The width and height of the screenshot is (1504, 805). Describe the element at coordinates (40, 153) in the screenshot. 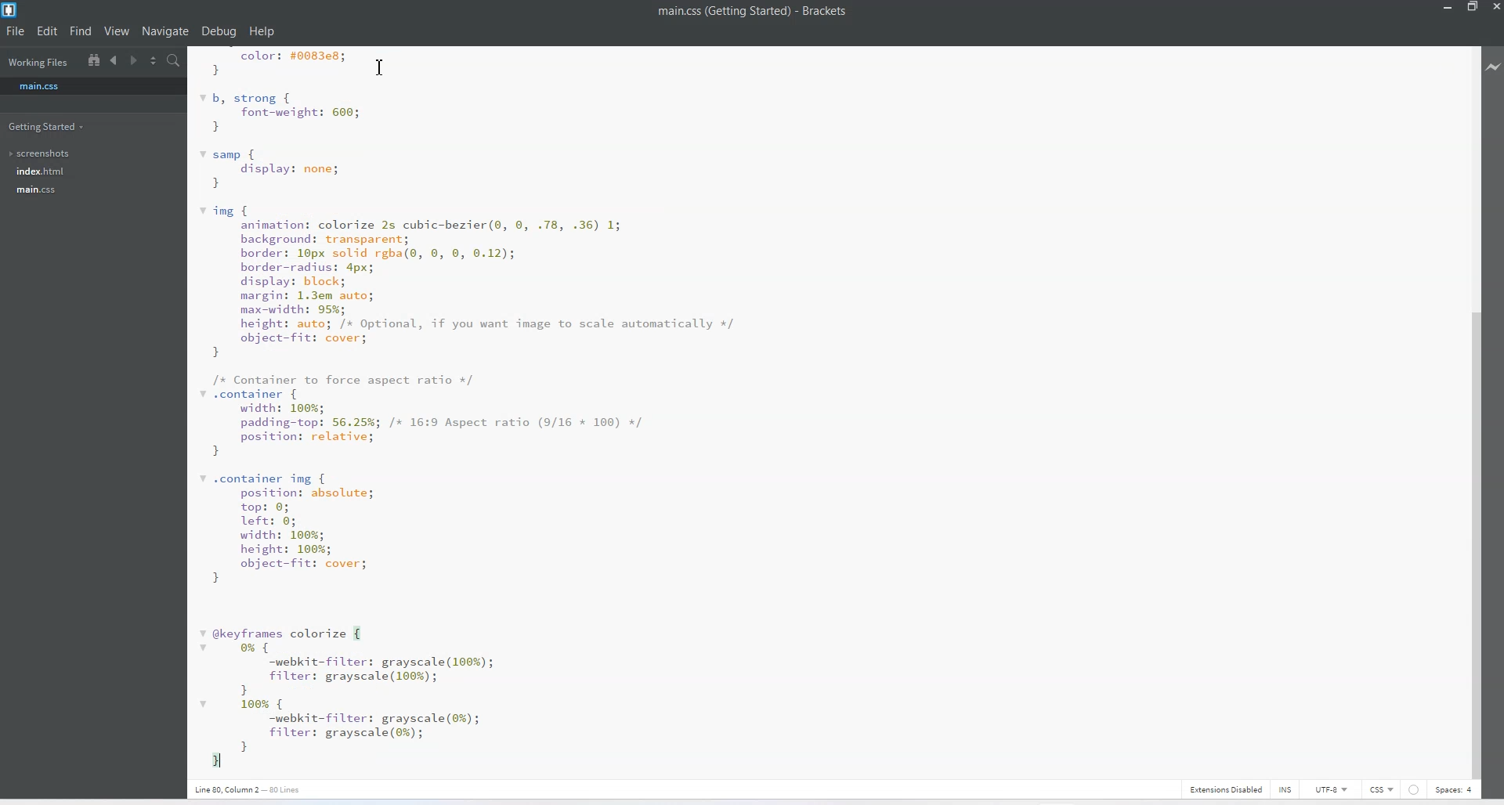

I see `screenshots` at that location.